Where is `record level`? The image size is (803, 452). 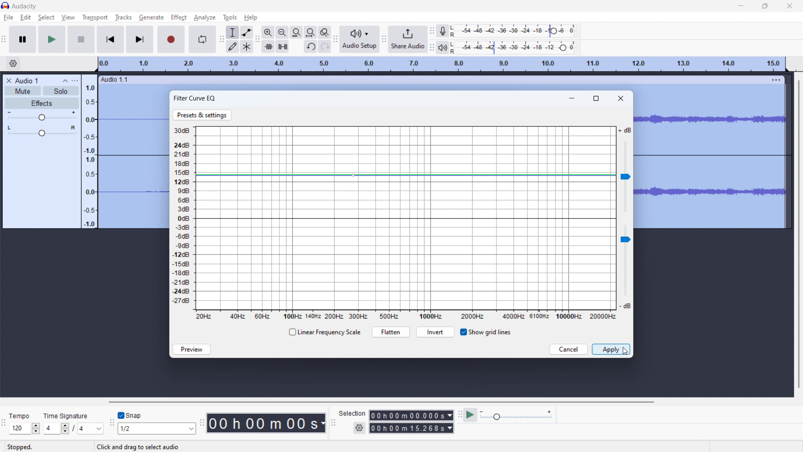 record level is located at coordinates (516, 31).